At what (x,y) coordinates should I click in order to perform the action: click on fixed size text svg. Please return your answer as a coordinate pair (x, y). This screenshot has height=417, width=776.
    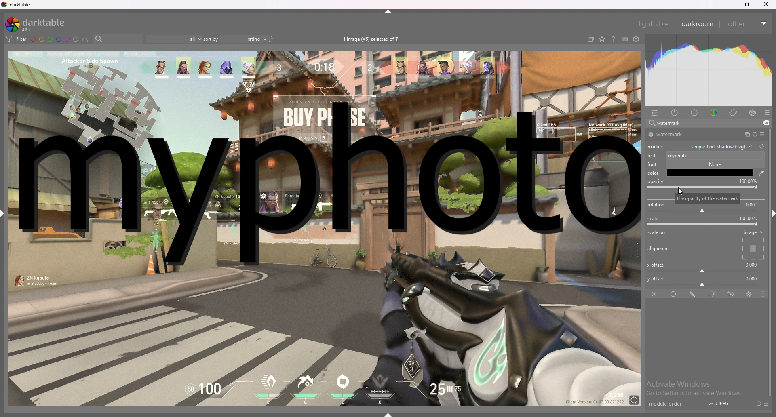
    Looking at the image, I should click on (711, 154).